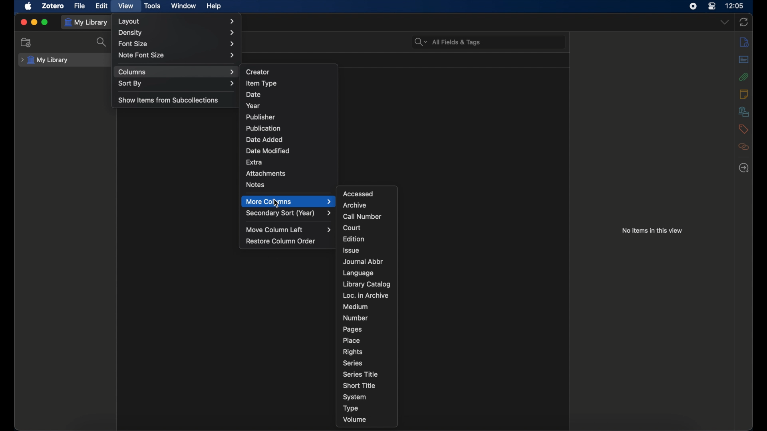  What do you see at coordinates (254, 162) in the screenshot?
I see `extra` at bounding box center [254, 162].